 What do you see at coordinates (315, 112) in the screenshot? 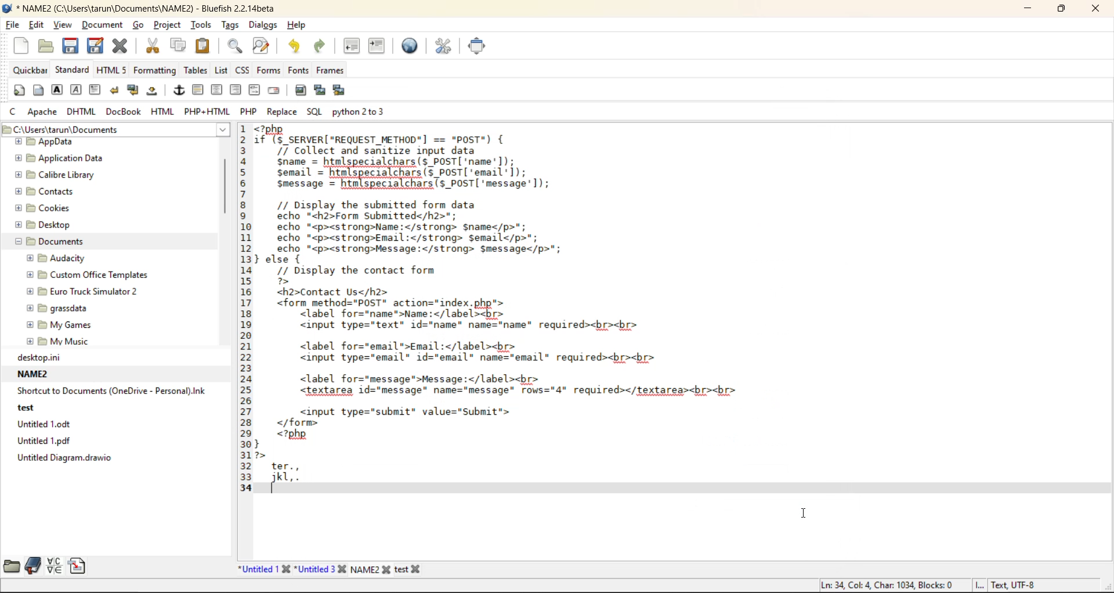
I see `sql` at bounding box center [315, 112].